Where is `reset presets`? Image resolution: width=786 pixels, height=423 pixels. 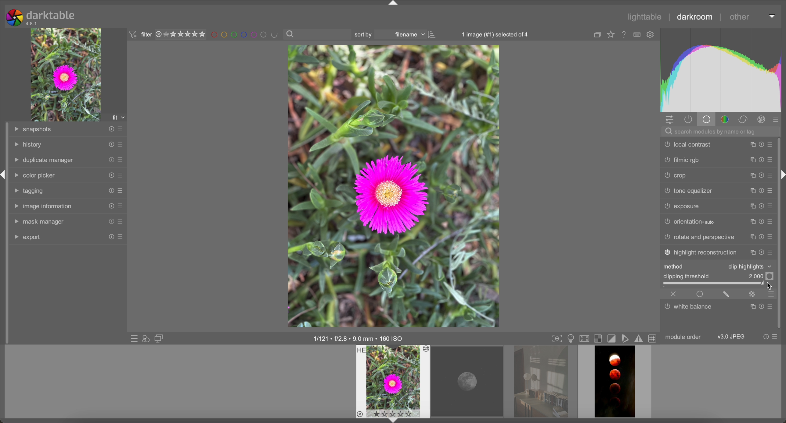 reset presets is located at coordinates (110, 237).